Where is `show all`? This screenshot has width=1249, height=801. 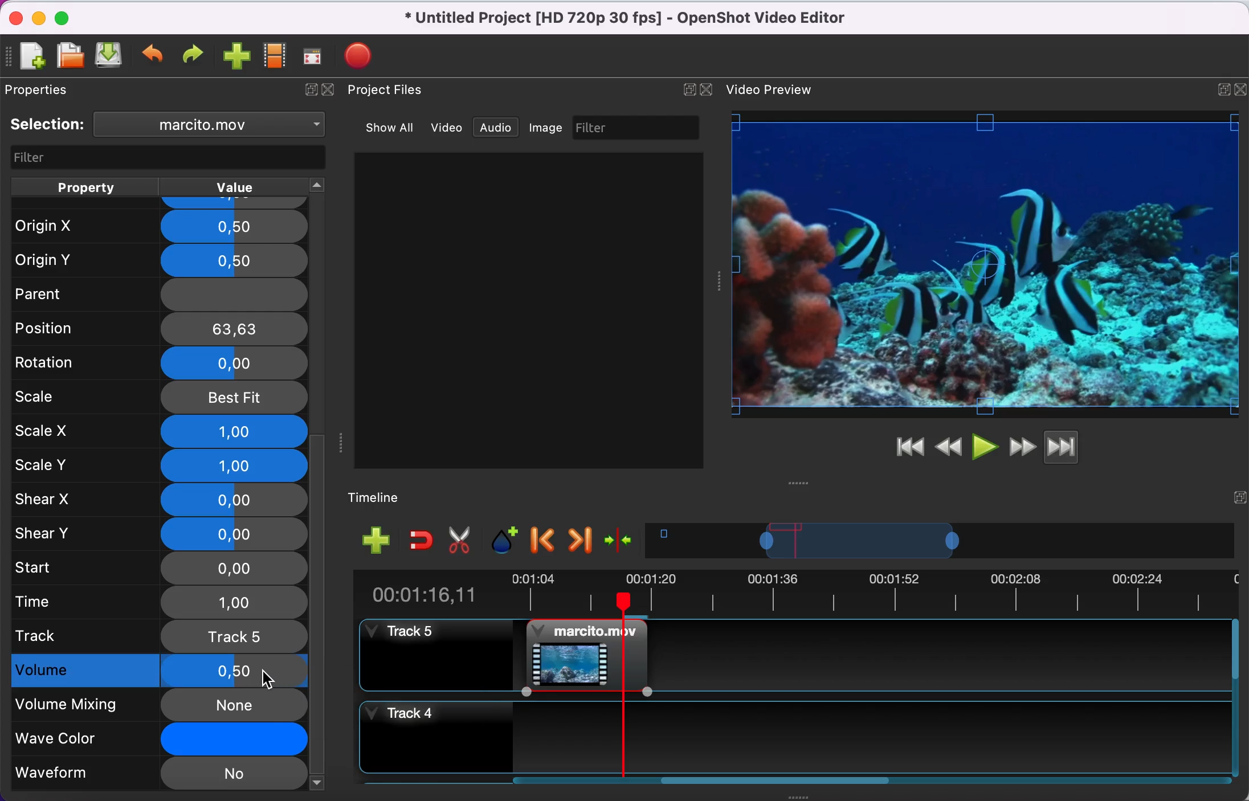 show all is located at coordinates (385, 126).